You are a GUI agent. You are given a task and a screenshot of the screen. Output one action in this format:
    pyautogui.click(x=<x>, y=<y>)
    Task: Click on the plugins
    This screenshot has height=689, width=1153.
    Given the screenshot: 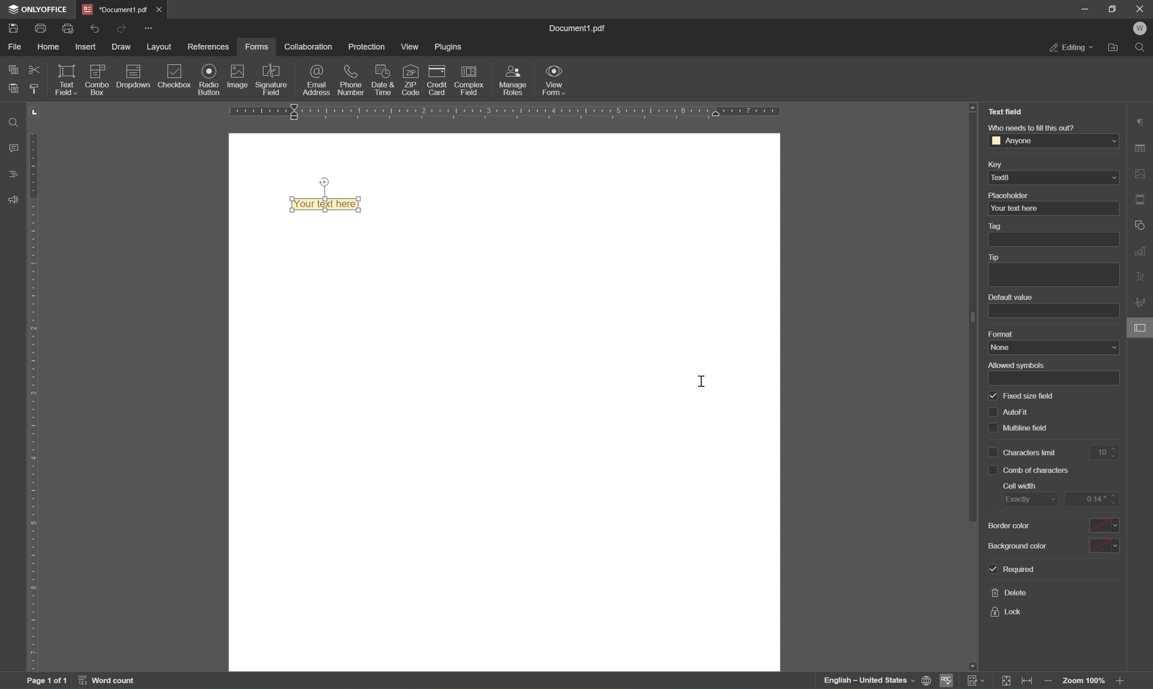 What is the action you would take?
    pyautogui.click(x=448, y=47)
    